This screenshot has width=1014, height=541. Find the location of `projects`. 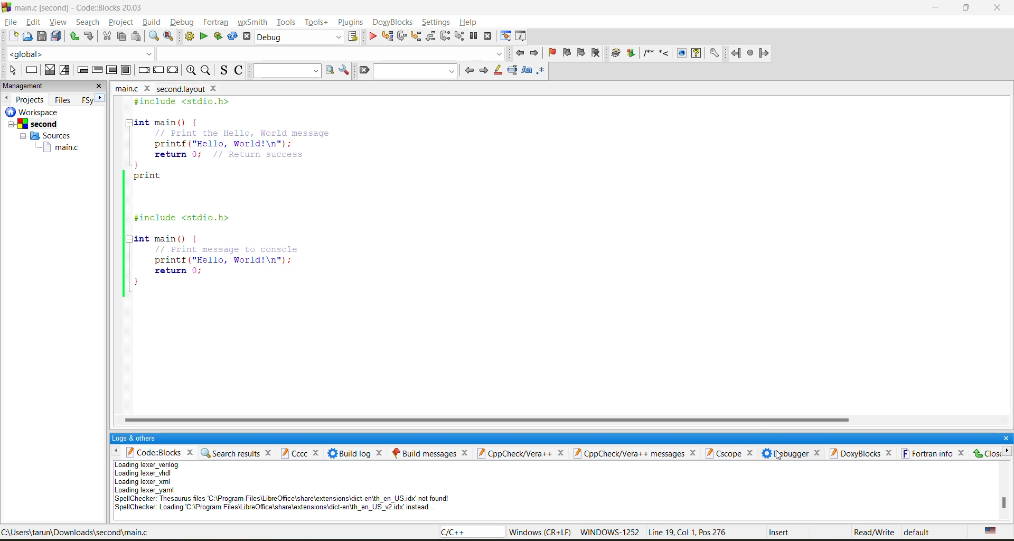

projects is located at coordinates (32, 99).